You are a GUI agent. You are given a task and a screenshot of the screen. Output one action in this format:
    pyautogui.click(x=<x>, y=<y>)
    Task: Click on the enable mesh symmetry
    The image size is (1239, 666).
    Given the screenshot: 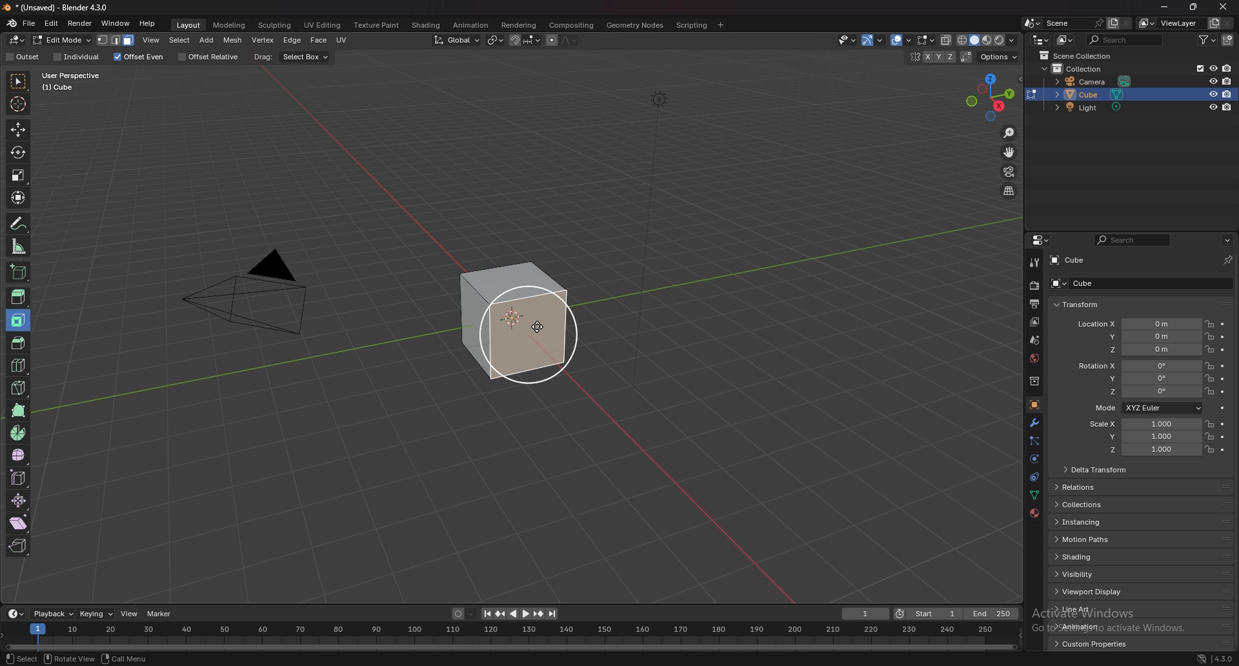 What is the action you would take?
    pyautogui.click(x=930, y=57)
    